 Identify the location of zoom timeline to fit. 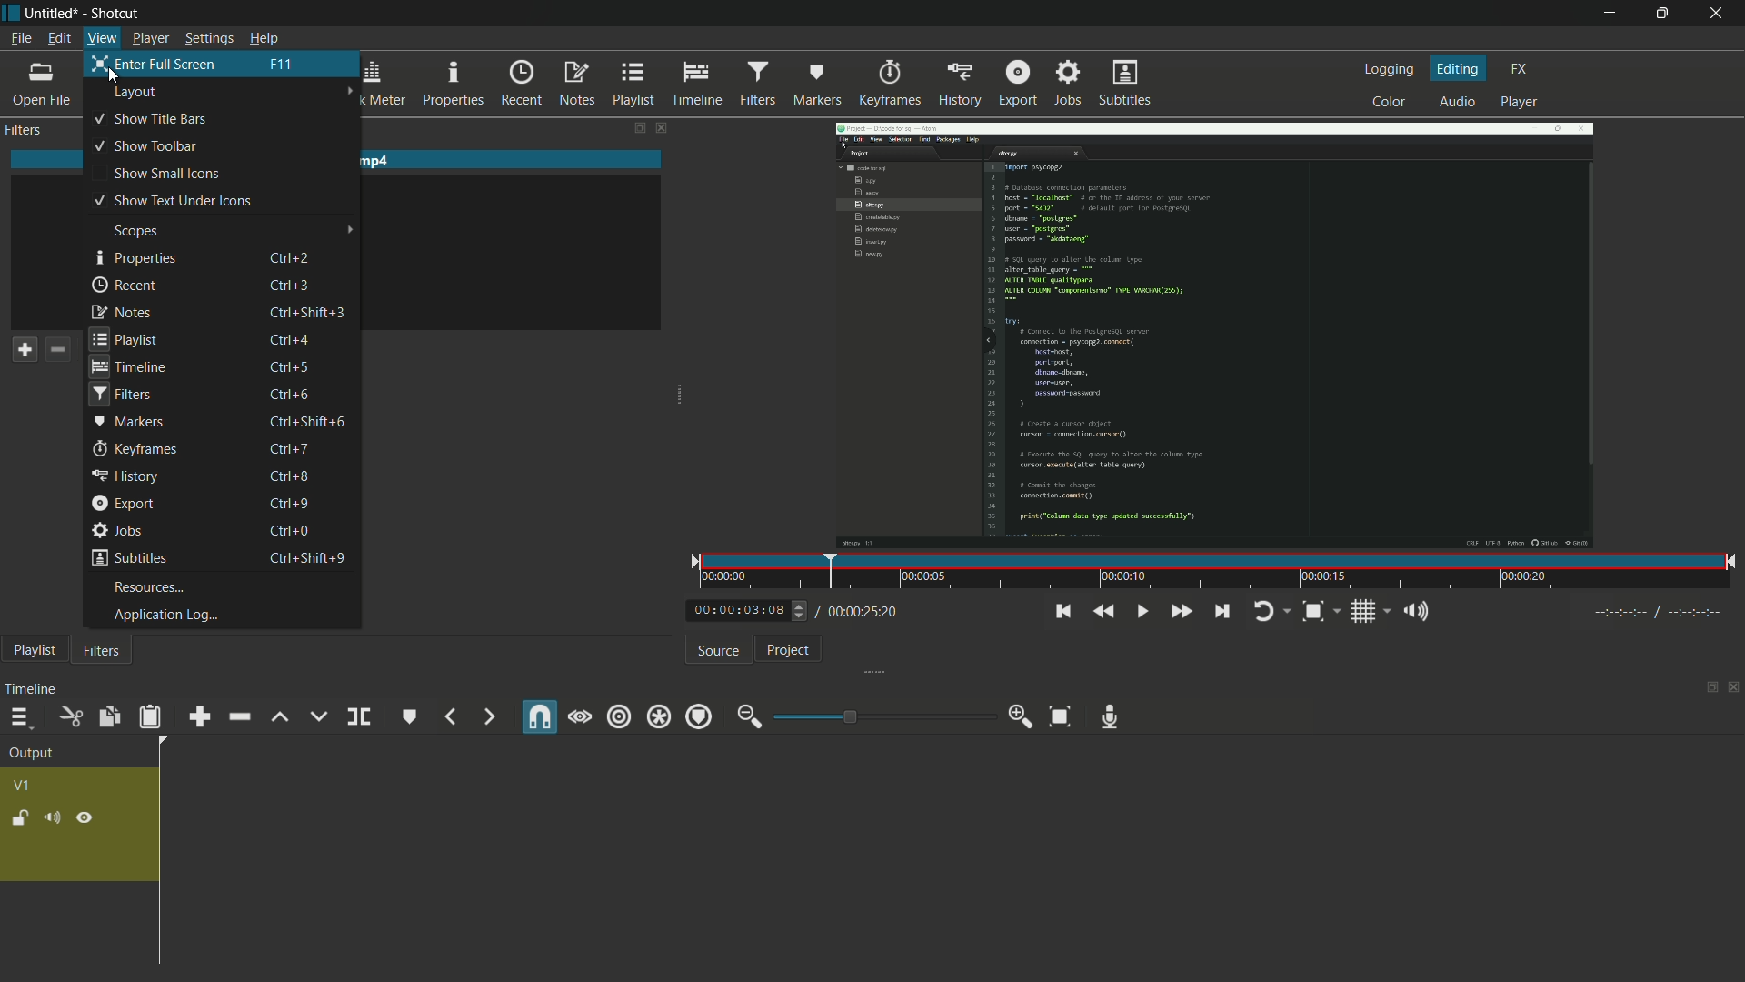
(1315, 612).